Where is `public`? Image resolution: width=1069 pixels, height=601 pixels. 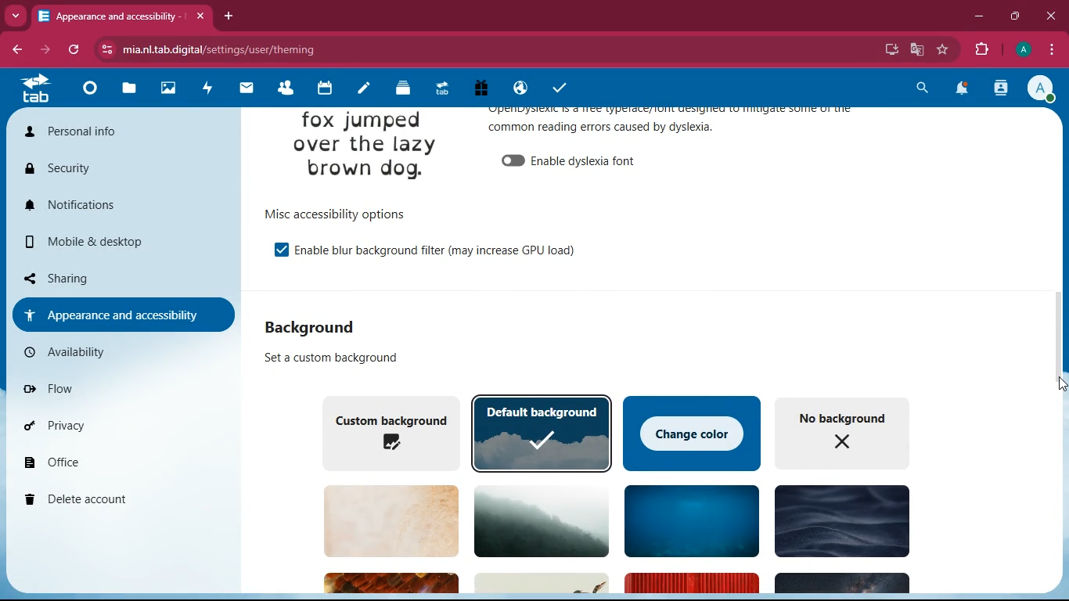
public is located at coordinates (519, 91).